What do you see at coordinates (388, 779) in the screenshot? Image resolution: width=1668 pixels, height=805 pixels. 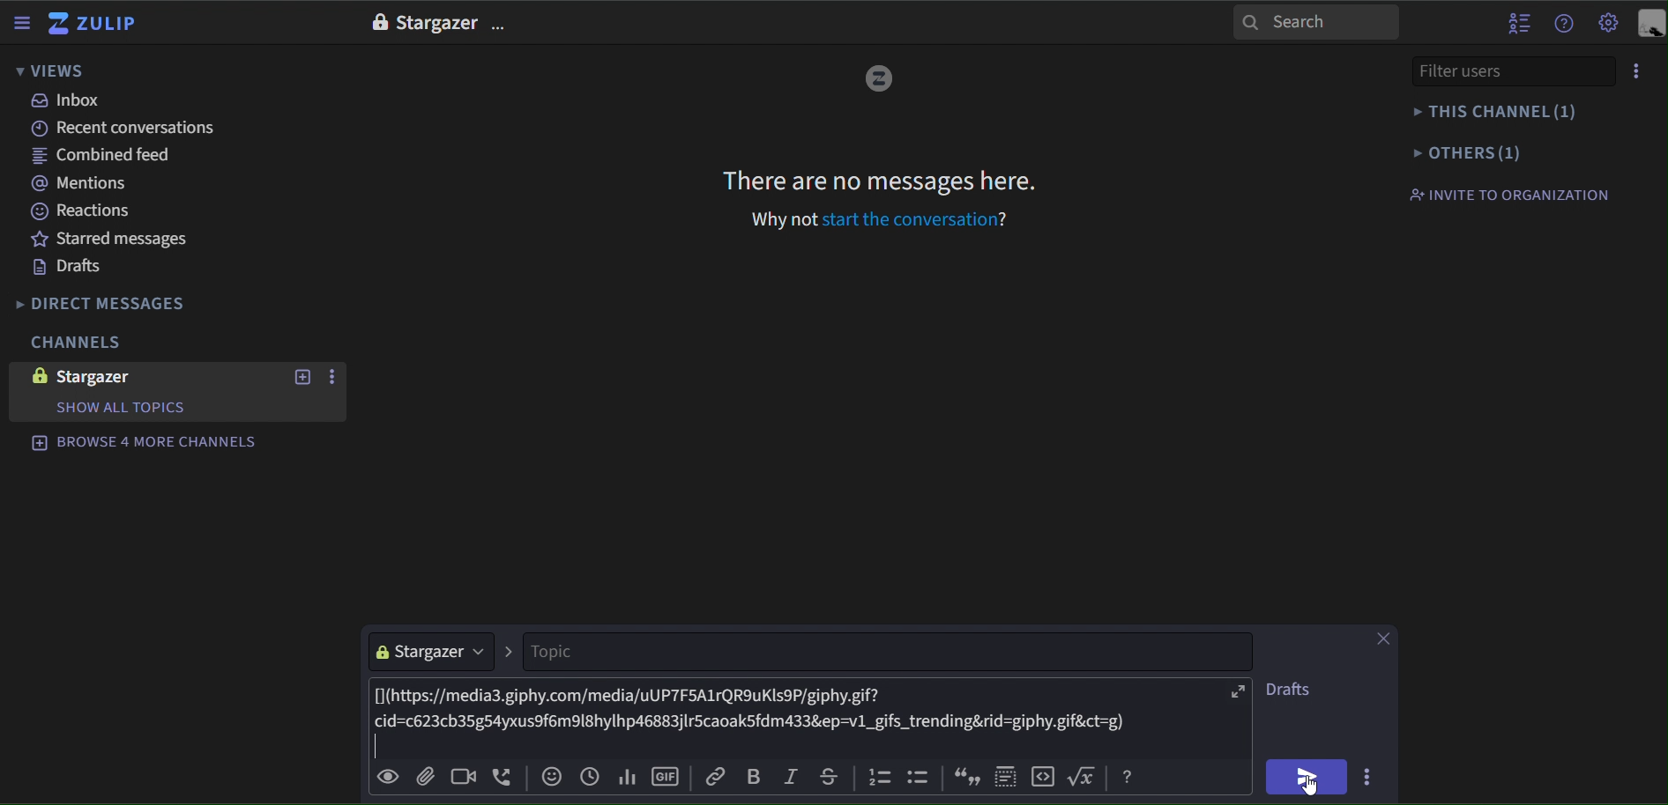 I see `preview message` at bounding box center [388, 779].